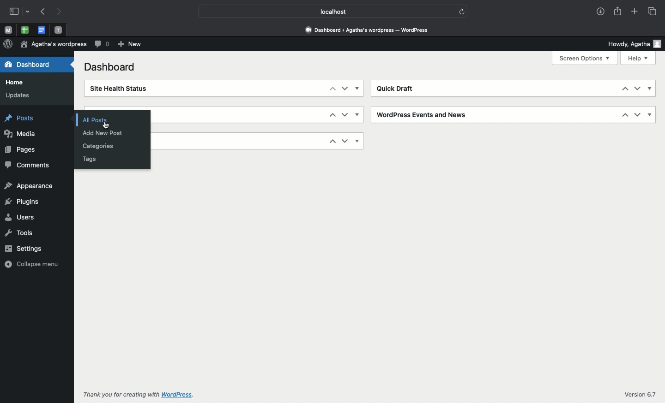 The width and height of the screenshot is (665, 403). What do you see at coordinates (42, 11) in the screenshot?
I see `Previous page` at bounding box center [42, 11].